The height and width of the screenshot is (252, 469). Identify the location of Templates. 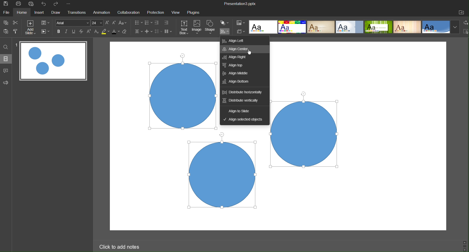
(354, 28).